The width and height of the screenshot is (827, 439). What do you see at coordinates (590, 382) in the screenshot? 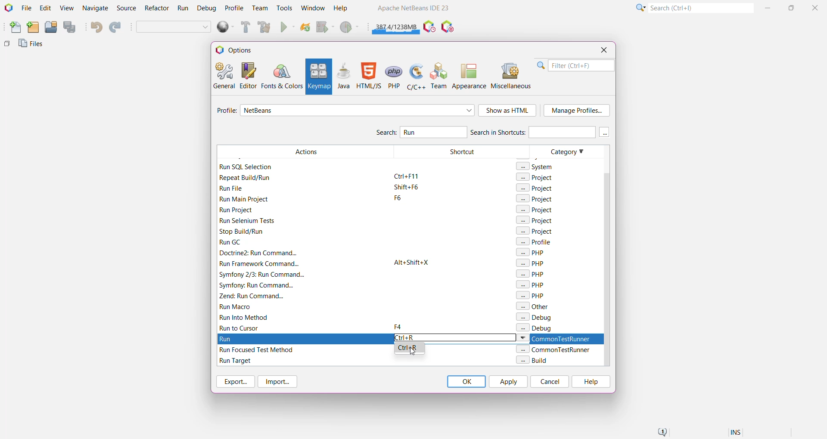
I see `Help` at bounding box center [590, 382].